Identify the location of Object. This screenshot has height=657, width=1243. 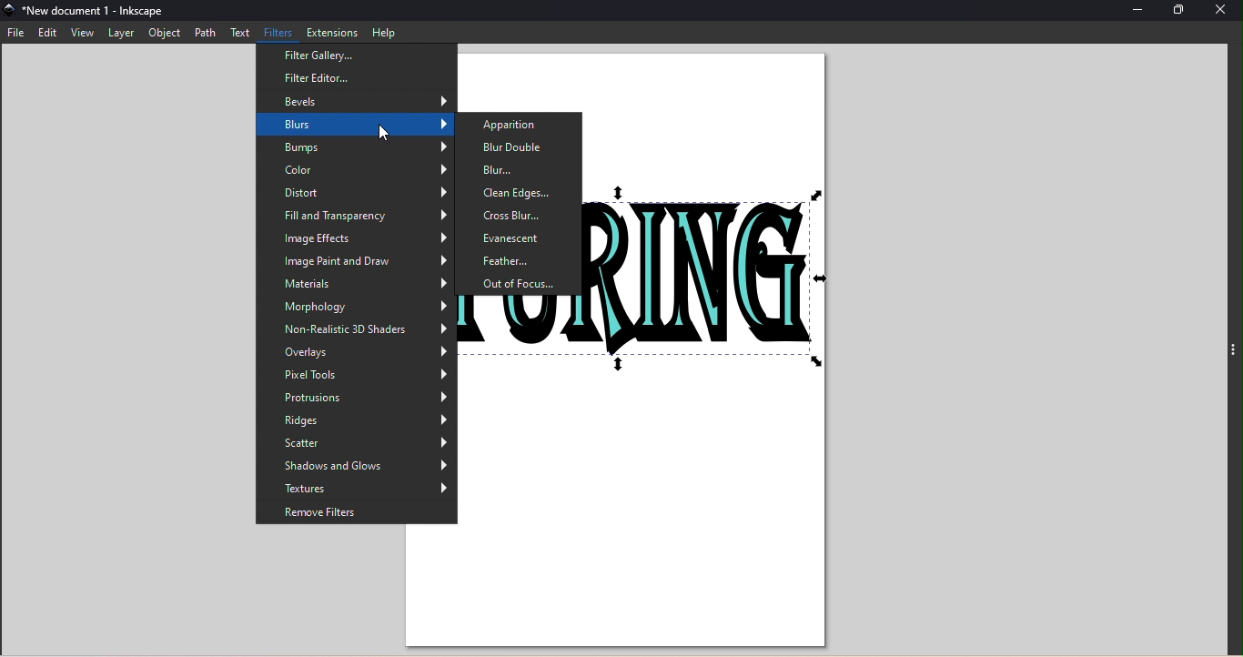
(160, 34).